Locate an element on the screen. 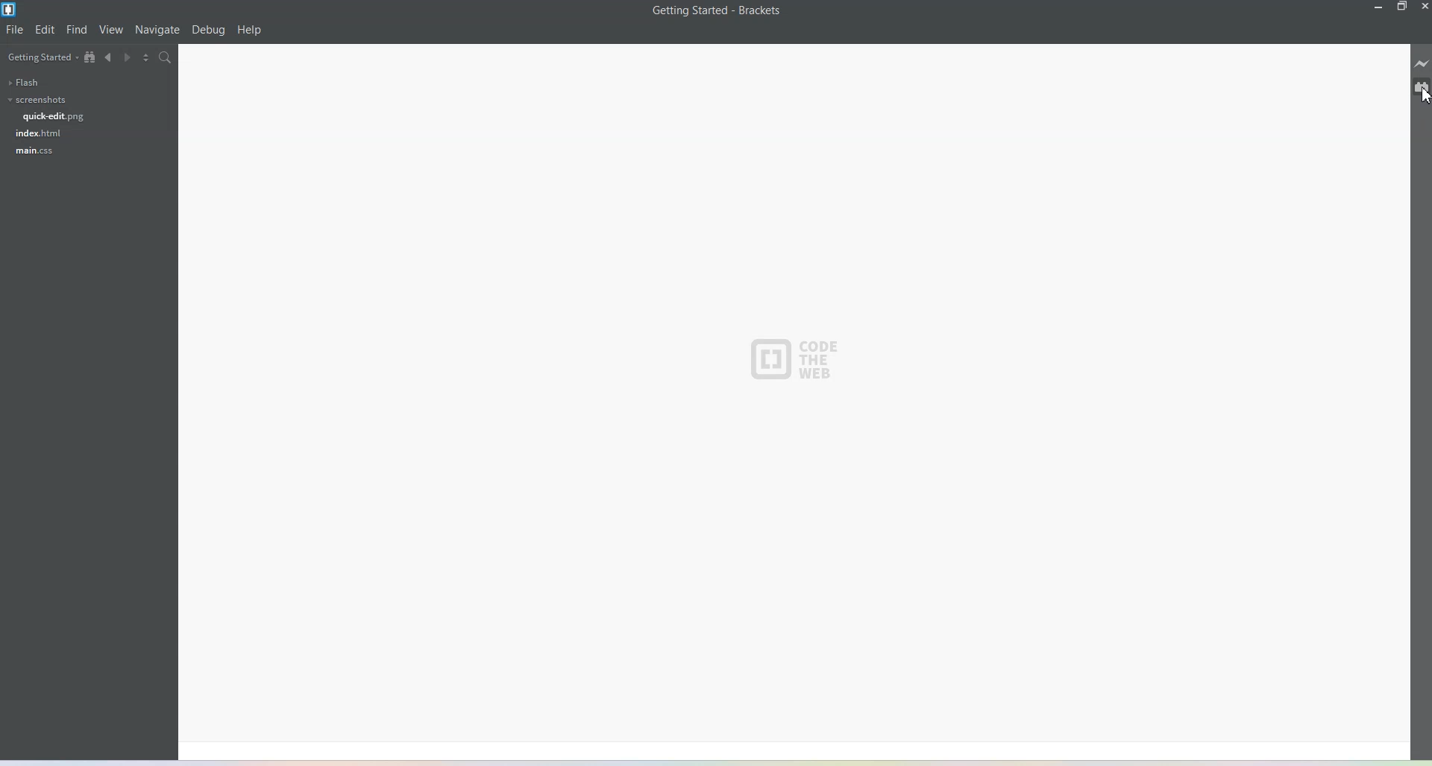  index.html is located at coordinates (40, 133).